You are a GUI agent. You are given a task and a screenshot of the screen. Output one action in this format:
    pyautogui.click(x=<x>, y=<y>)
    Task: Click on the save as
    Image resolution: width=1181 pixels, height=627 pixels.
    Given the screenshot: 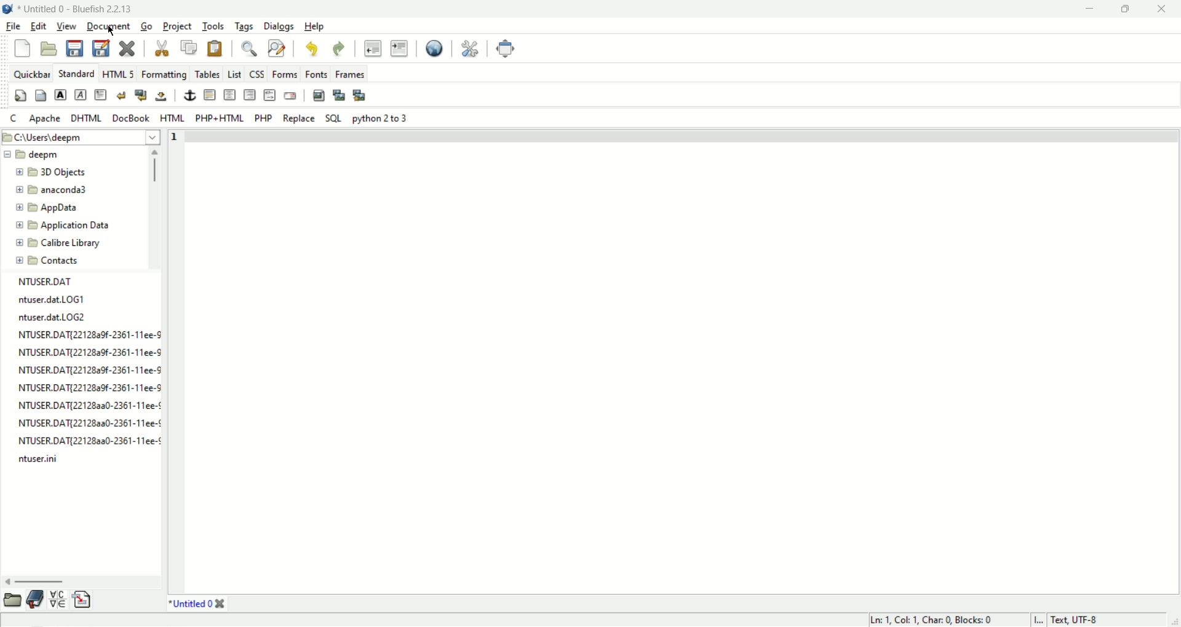 What is the action you would take?
    pyautogui.click(x=101, y=48)
    